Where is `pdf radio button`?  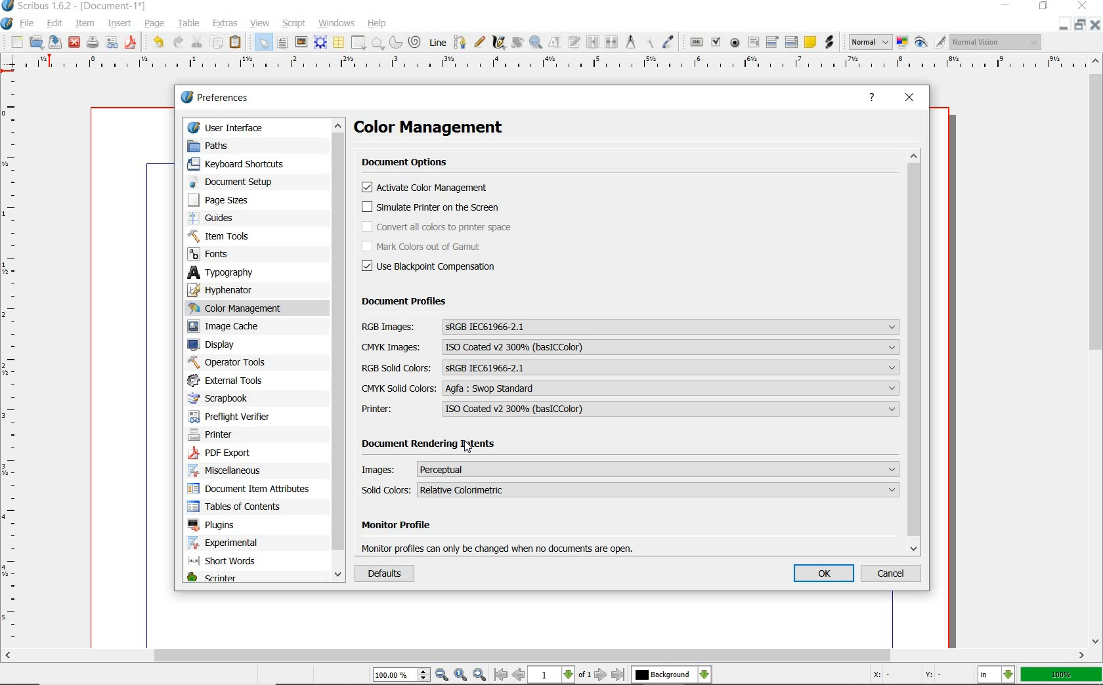 pdf radio button is located at coordinates (735, 43).